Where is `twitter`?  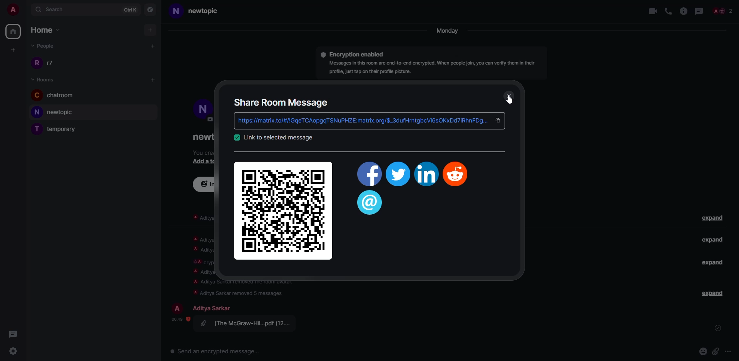
twitter is located at coordinates (398, 175).